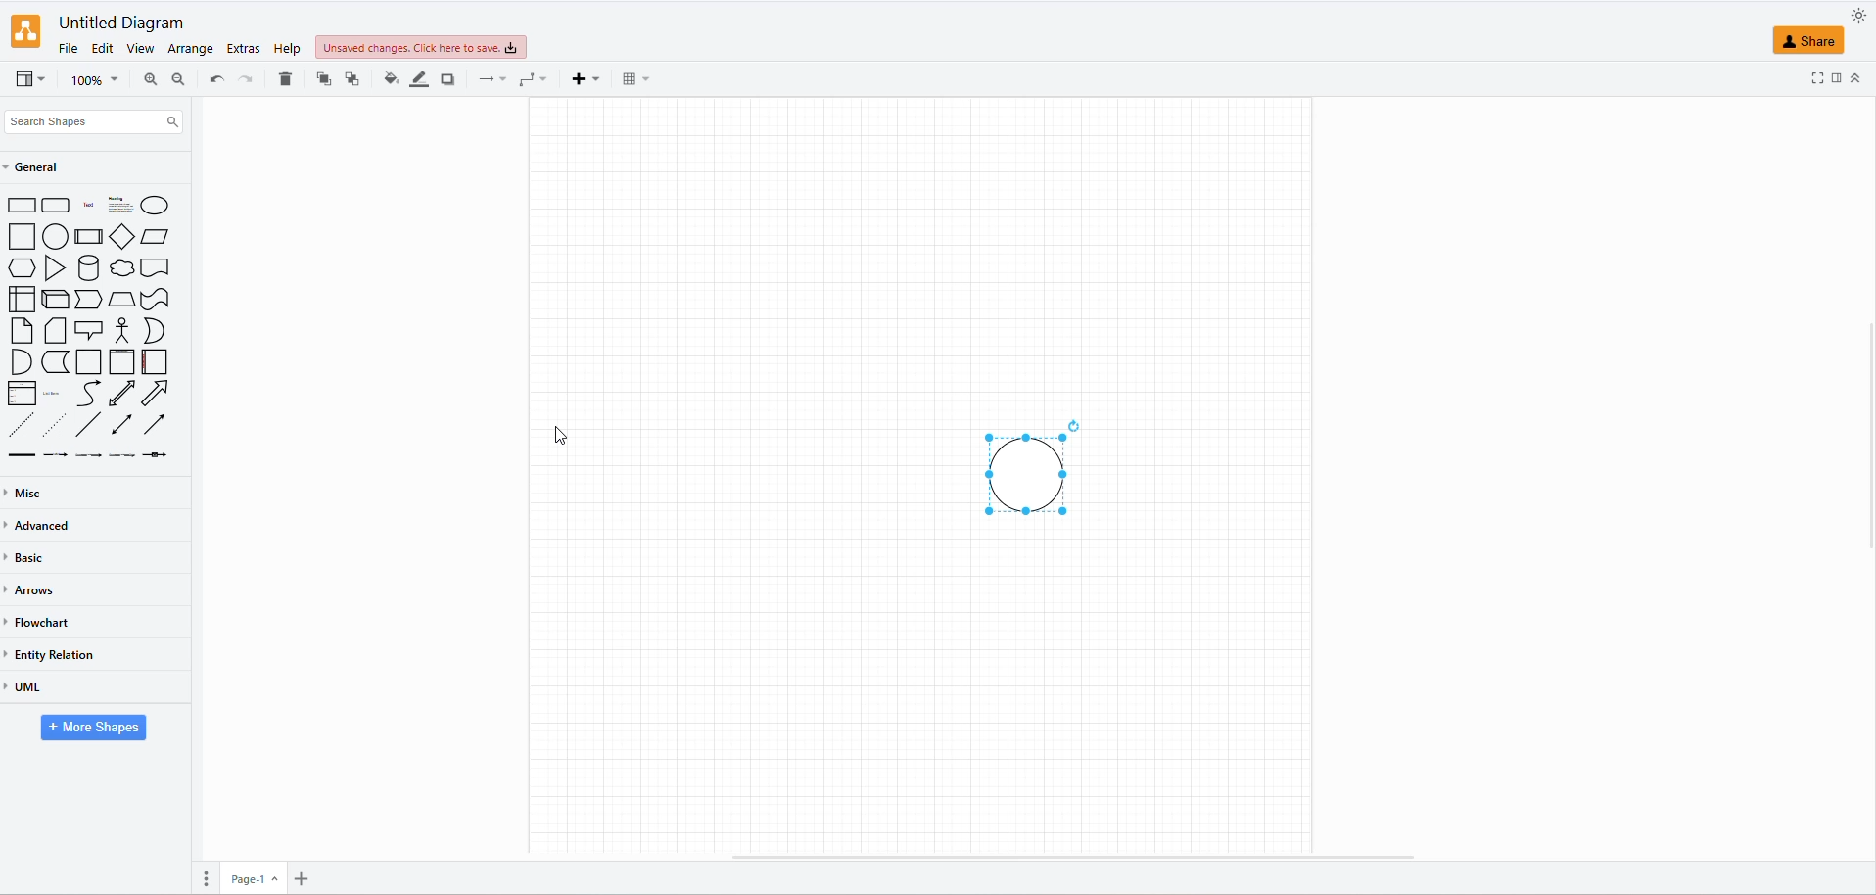  What do you see at coordinates (100, 50) in the screenshot?
I see `EDIT` at bounding box center [100, 50].